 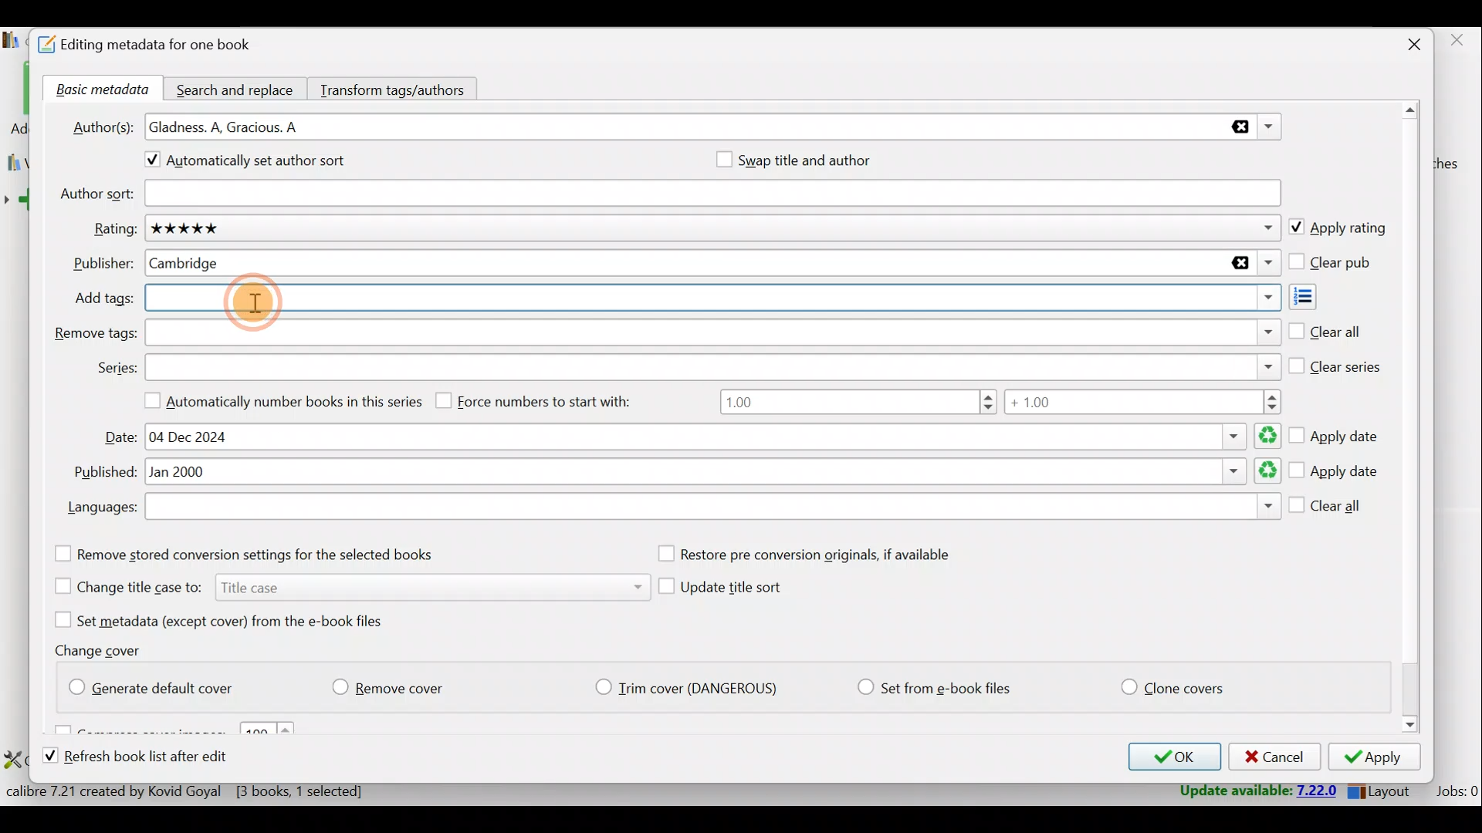 I want to click on Author sort:, so click(x=95, y=194).